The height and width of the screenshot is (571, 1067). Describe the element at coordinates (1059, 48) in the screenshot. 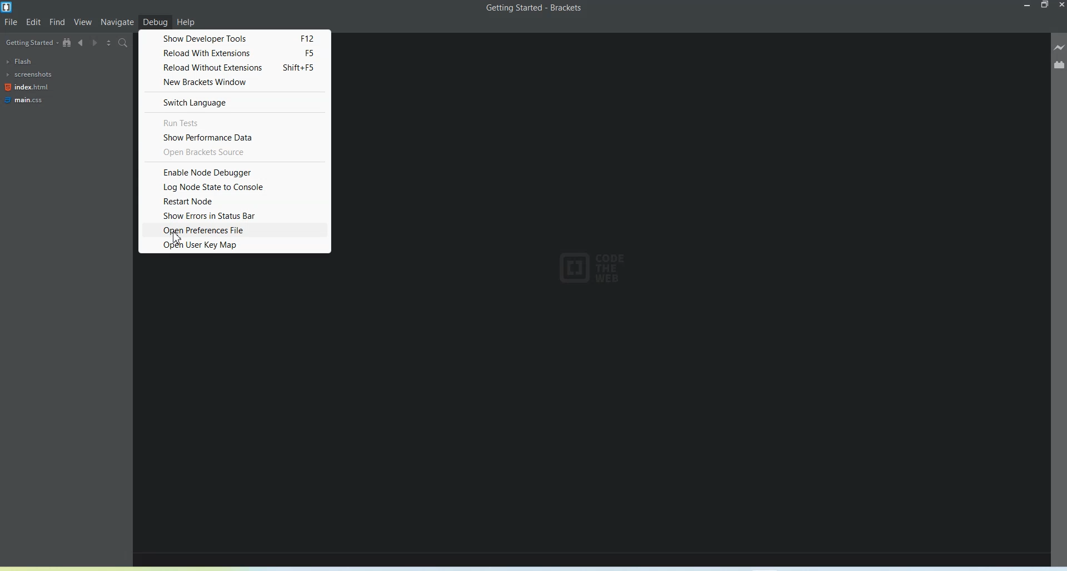

I see `Live Preview` at that location.